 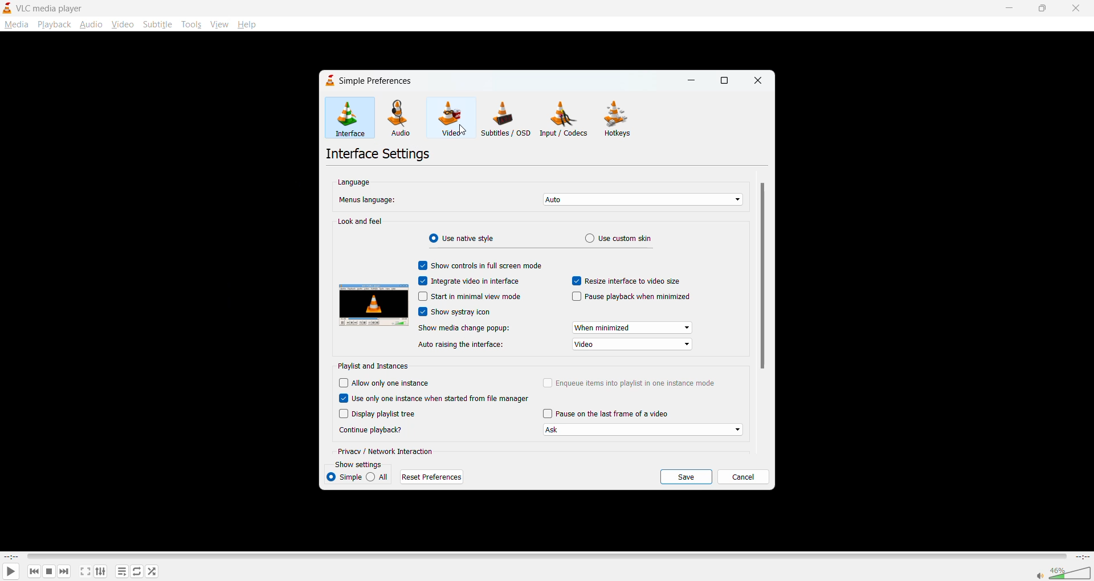 What do you see at coordinates (54, 24) in the screenshot?
I see `playback` at bounding box center [54, 24].